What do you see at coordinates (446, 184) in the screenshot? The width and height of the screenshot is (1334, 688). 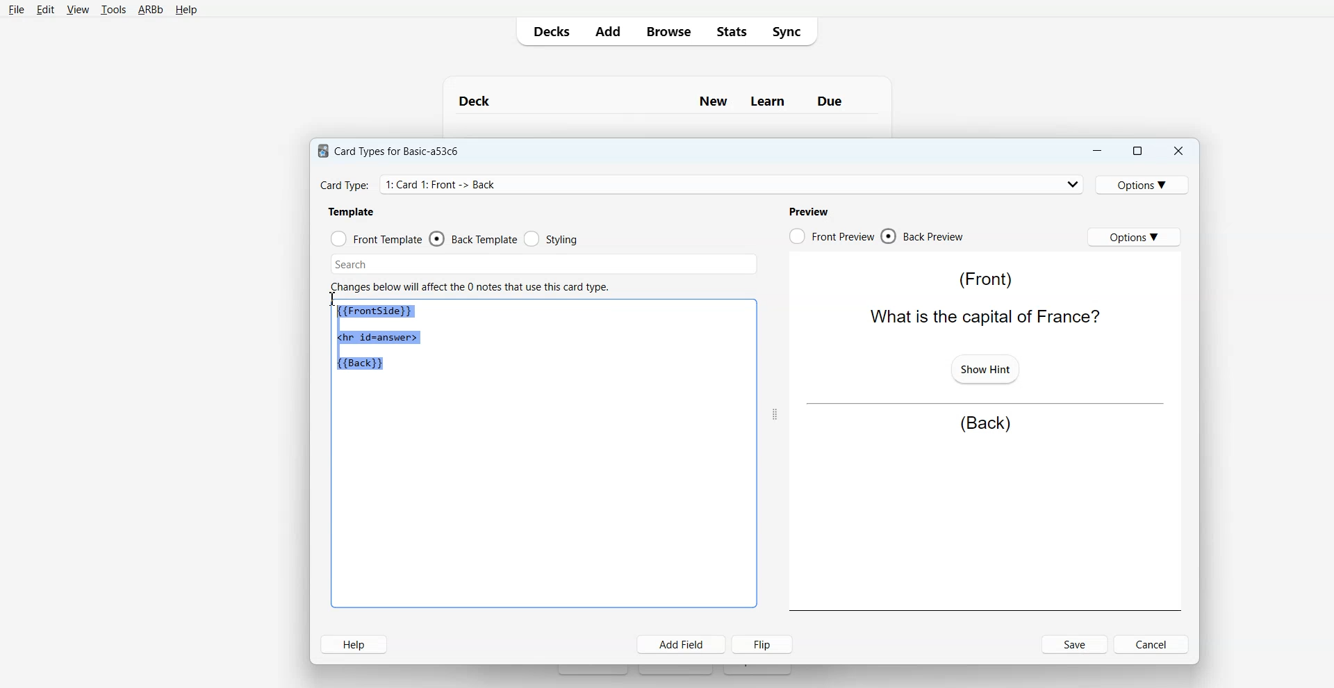 I see `Card Type: 1: Card 1: Front -> Back` at bounding box center [446, 184].